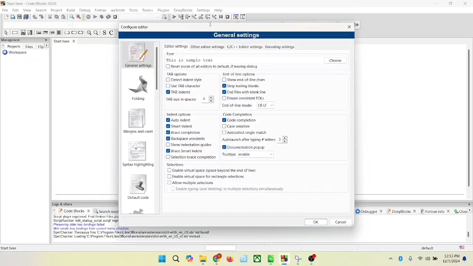 The width and height of the screenshot is (473, 266). Describe the element at coordinates (85, 10) in the screenshot. I see `debug` at that location.